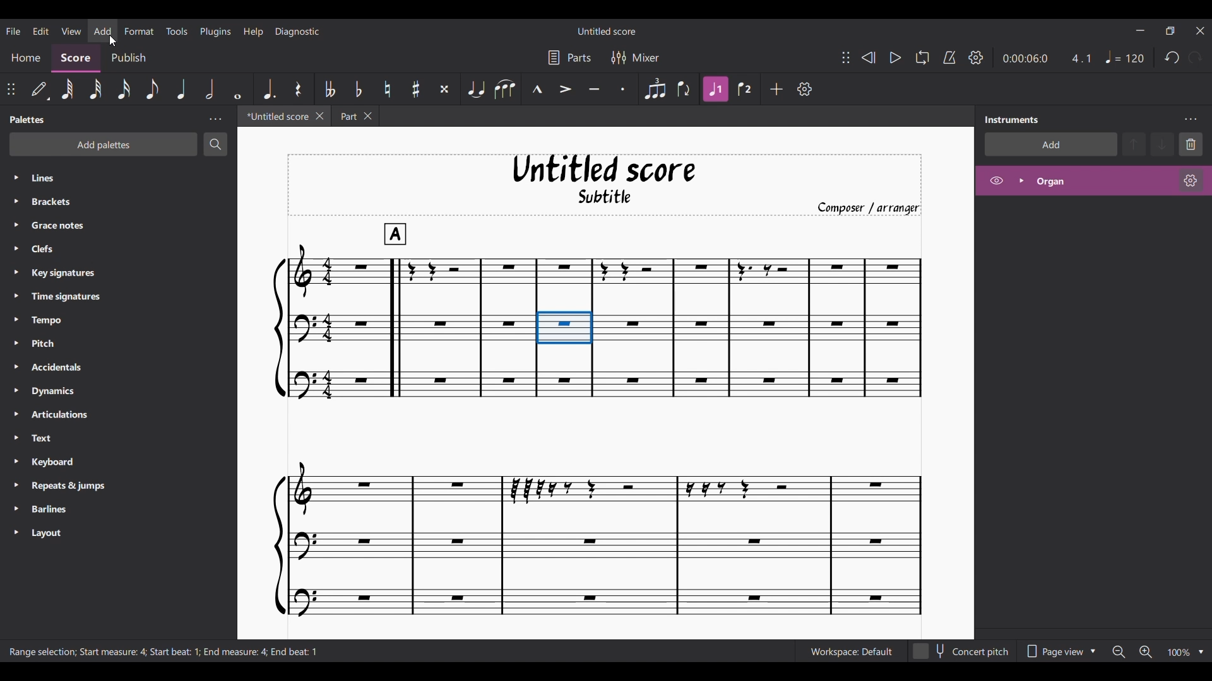  What do you see at coordinates (329, 89) in the screenshot?
I see `Toggle double flat` at bounding box center [329, 89].